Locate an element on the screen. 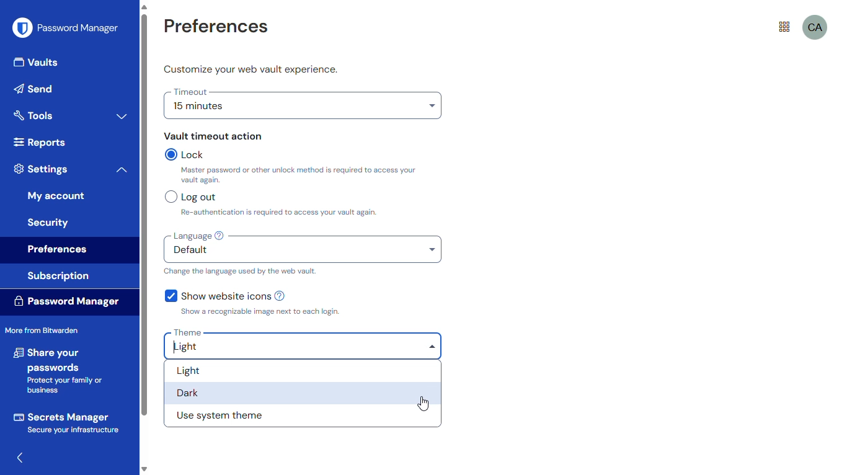 The width and height of the screenshot is (847, 475). vault timeout action is located at coordinates (213, 136).